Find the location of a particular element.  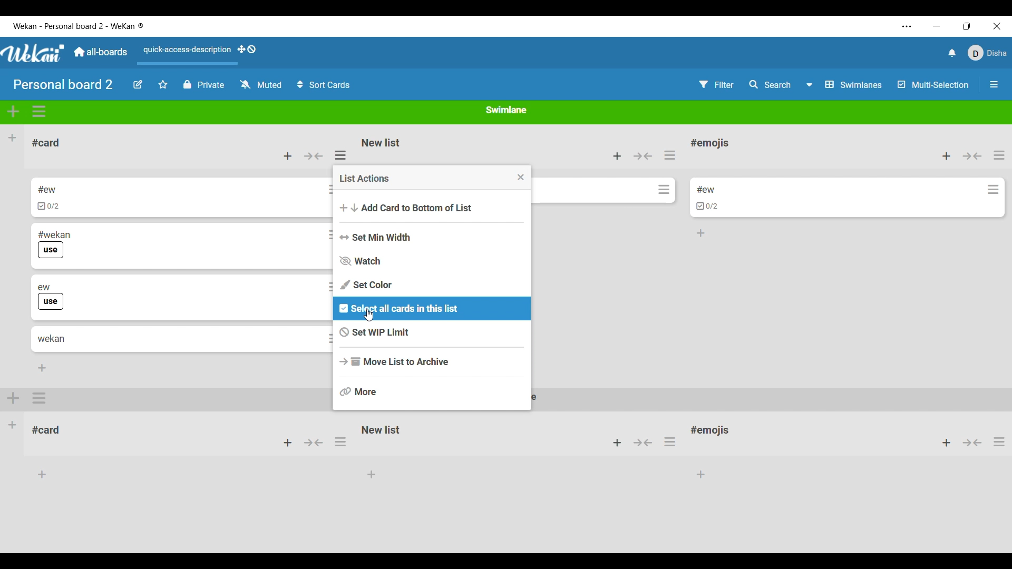

Add card to bottom of the list  is located at coordinates (701, 233).